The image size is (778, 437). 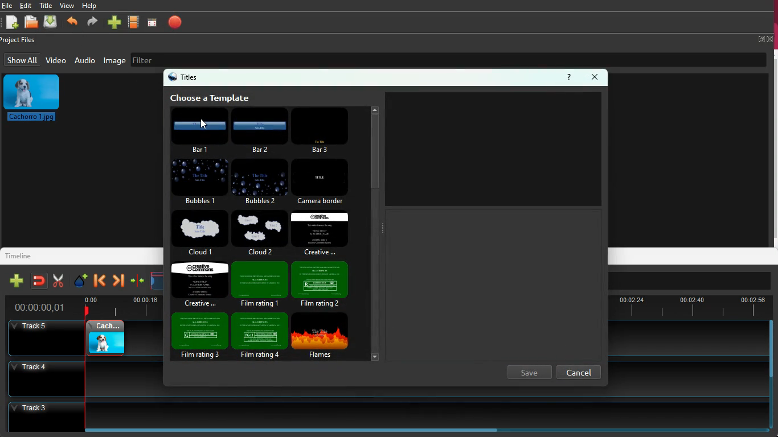 I want to click on file, so click(x=33, y=23).